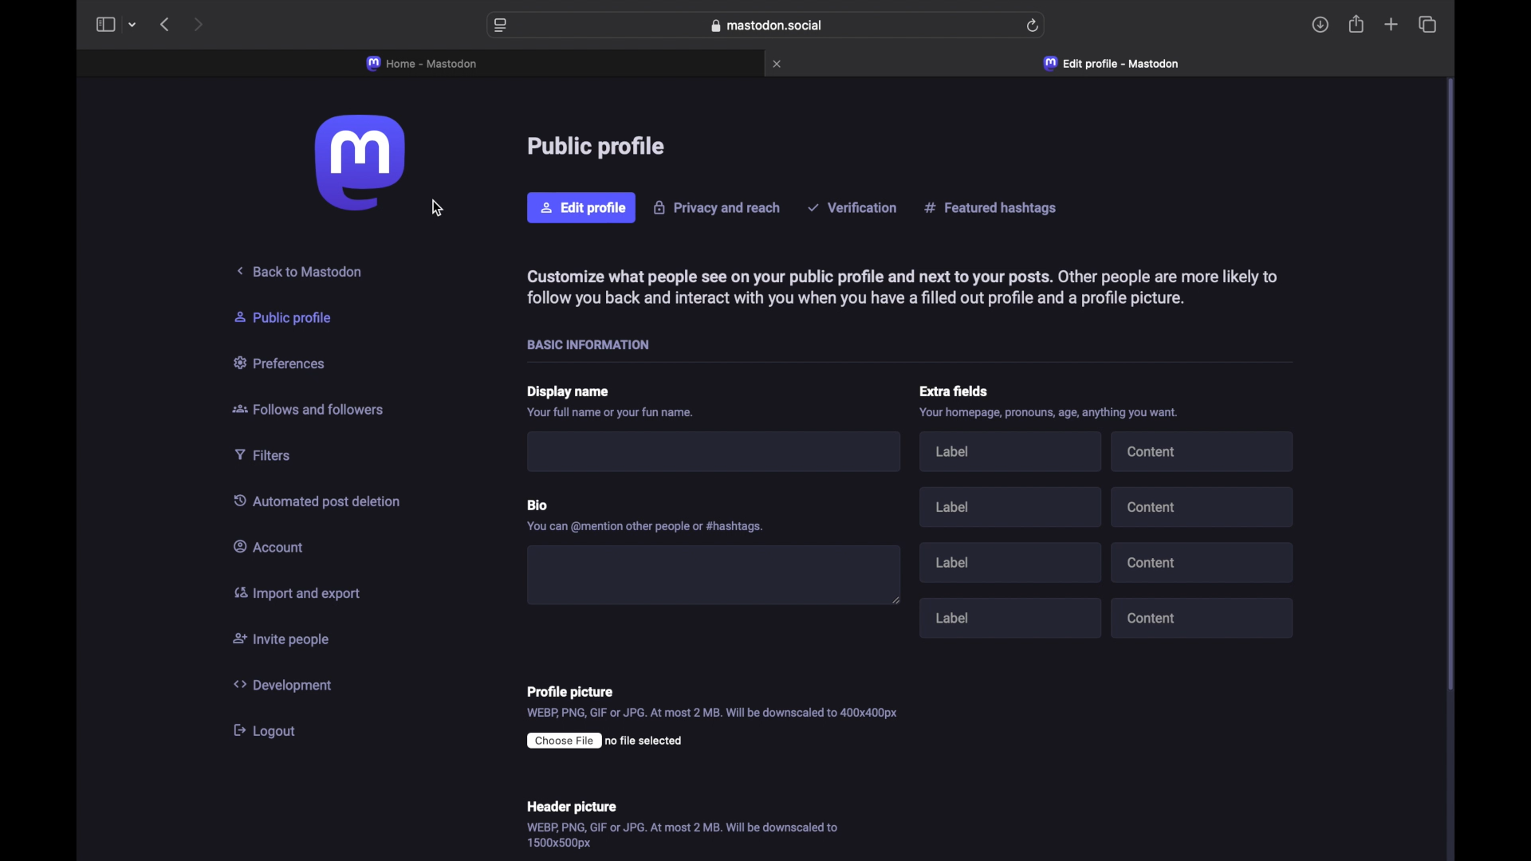 The image size is (1531, 861). Describe the element at coordinates (718, 207) in the screenshot. I see `privacy and reach` at that location.